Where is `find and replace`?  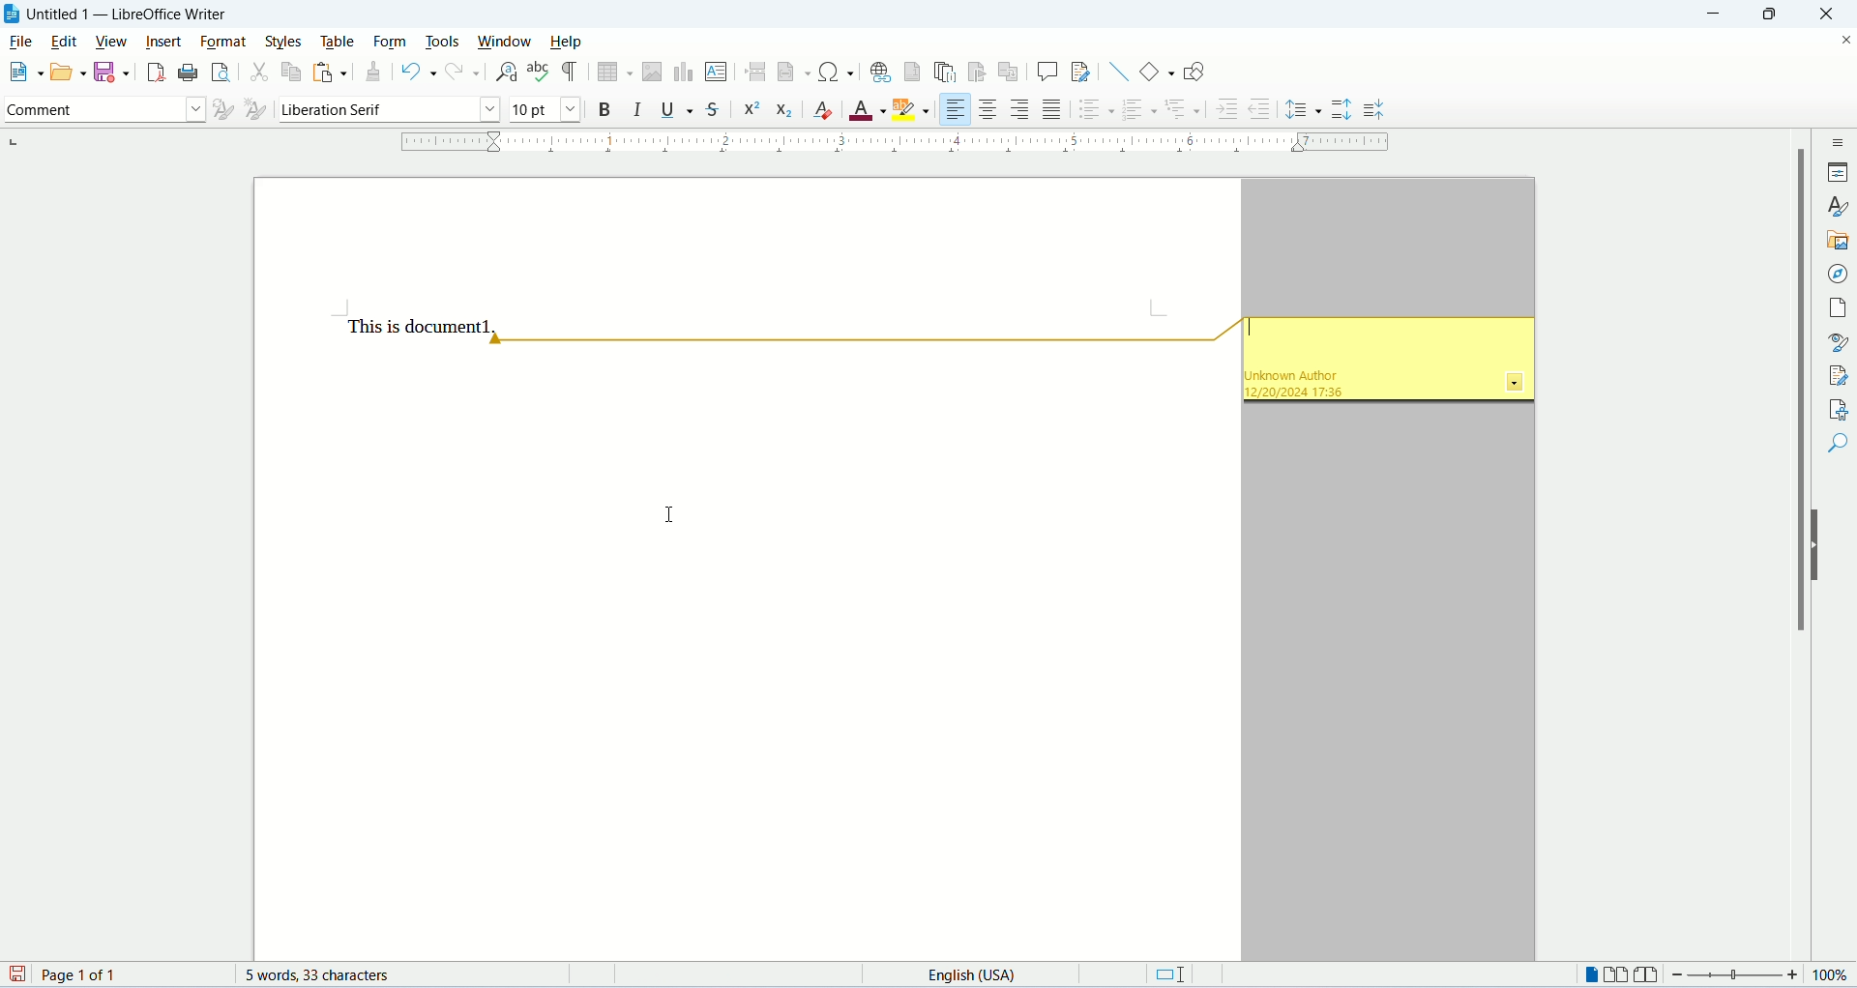 find and replace is located at coordinates (504, 73).